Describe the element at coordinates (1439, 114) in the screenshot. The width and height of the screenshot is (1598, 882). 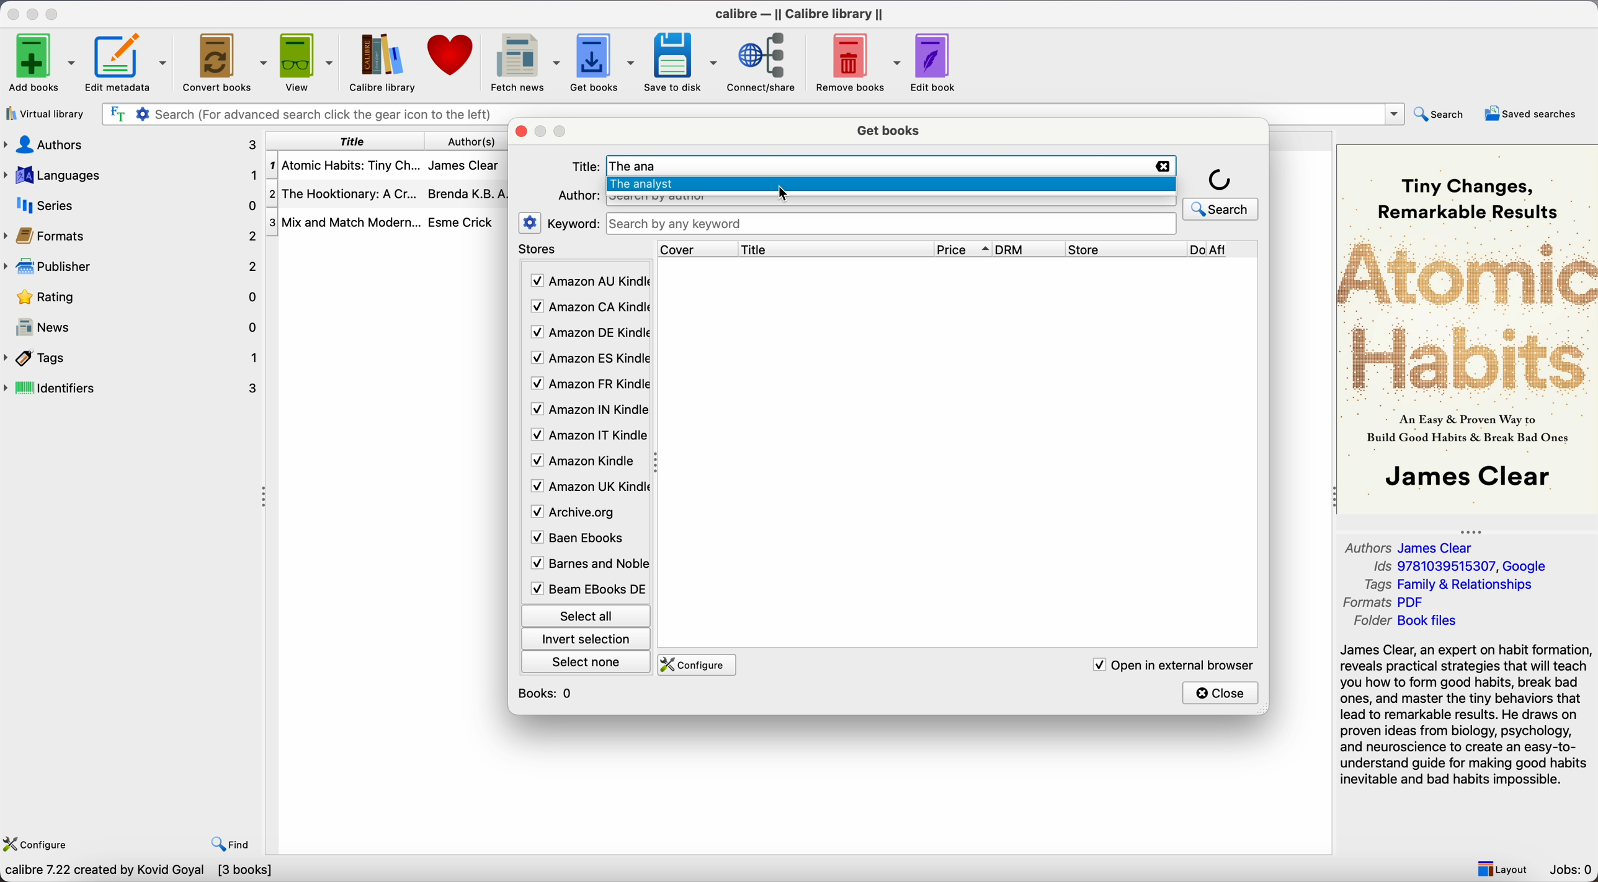
I see `search` at that location.